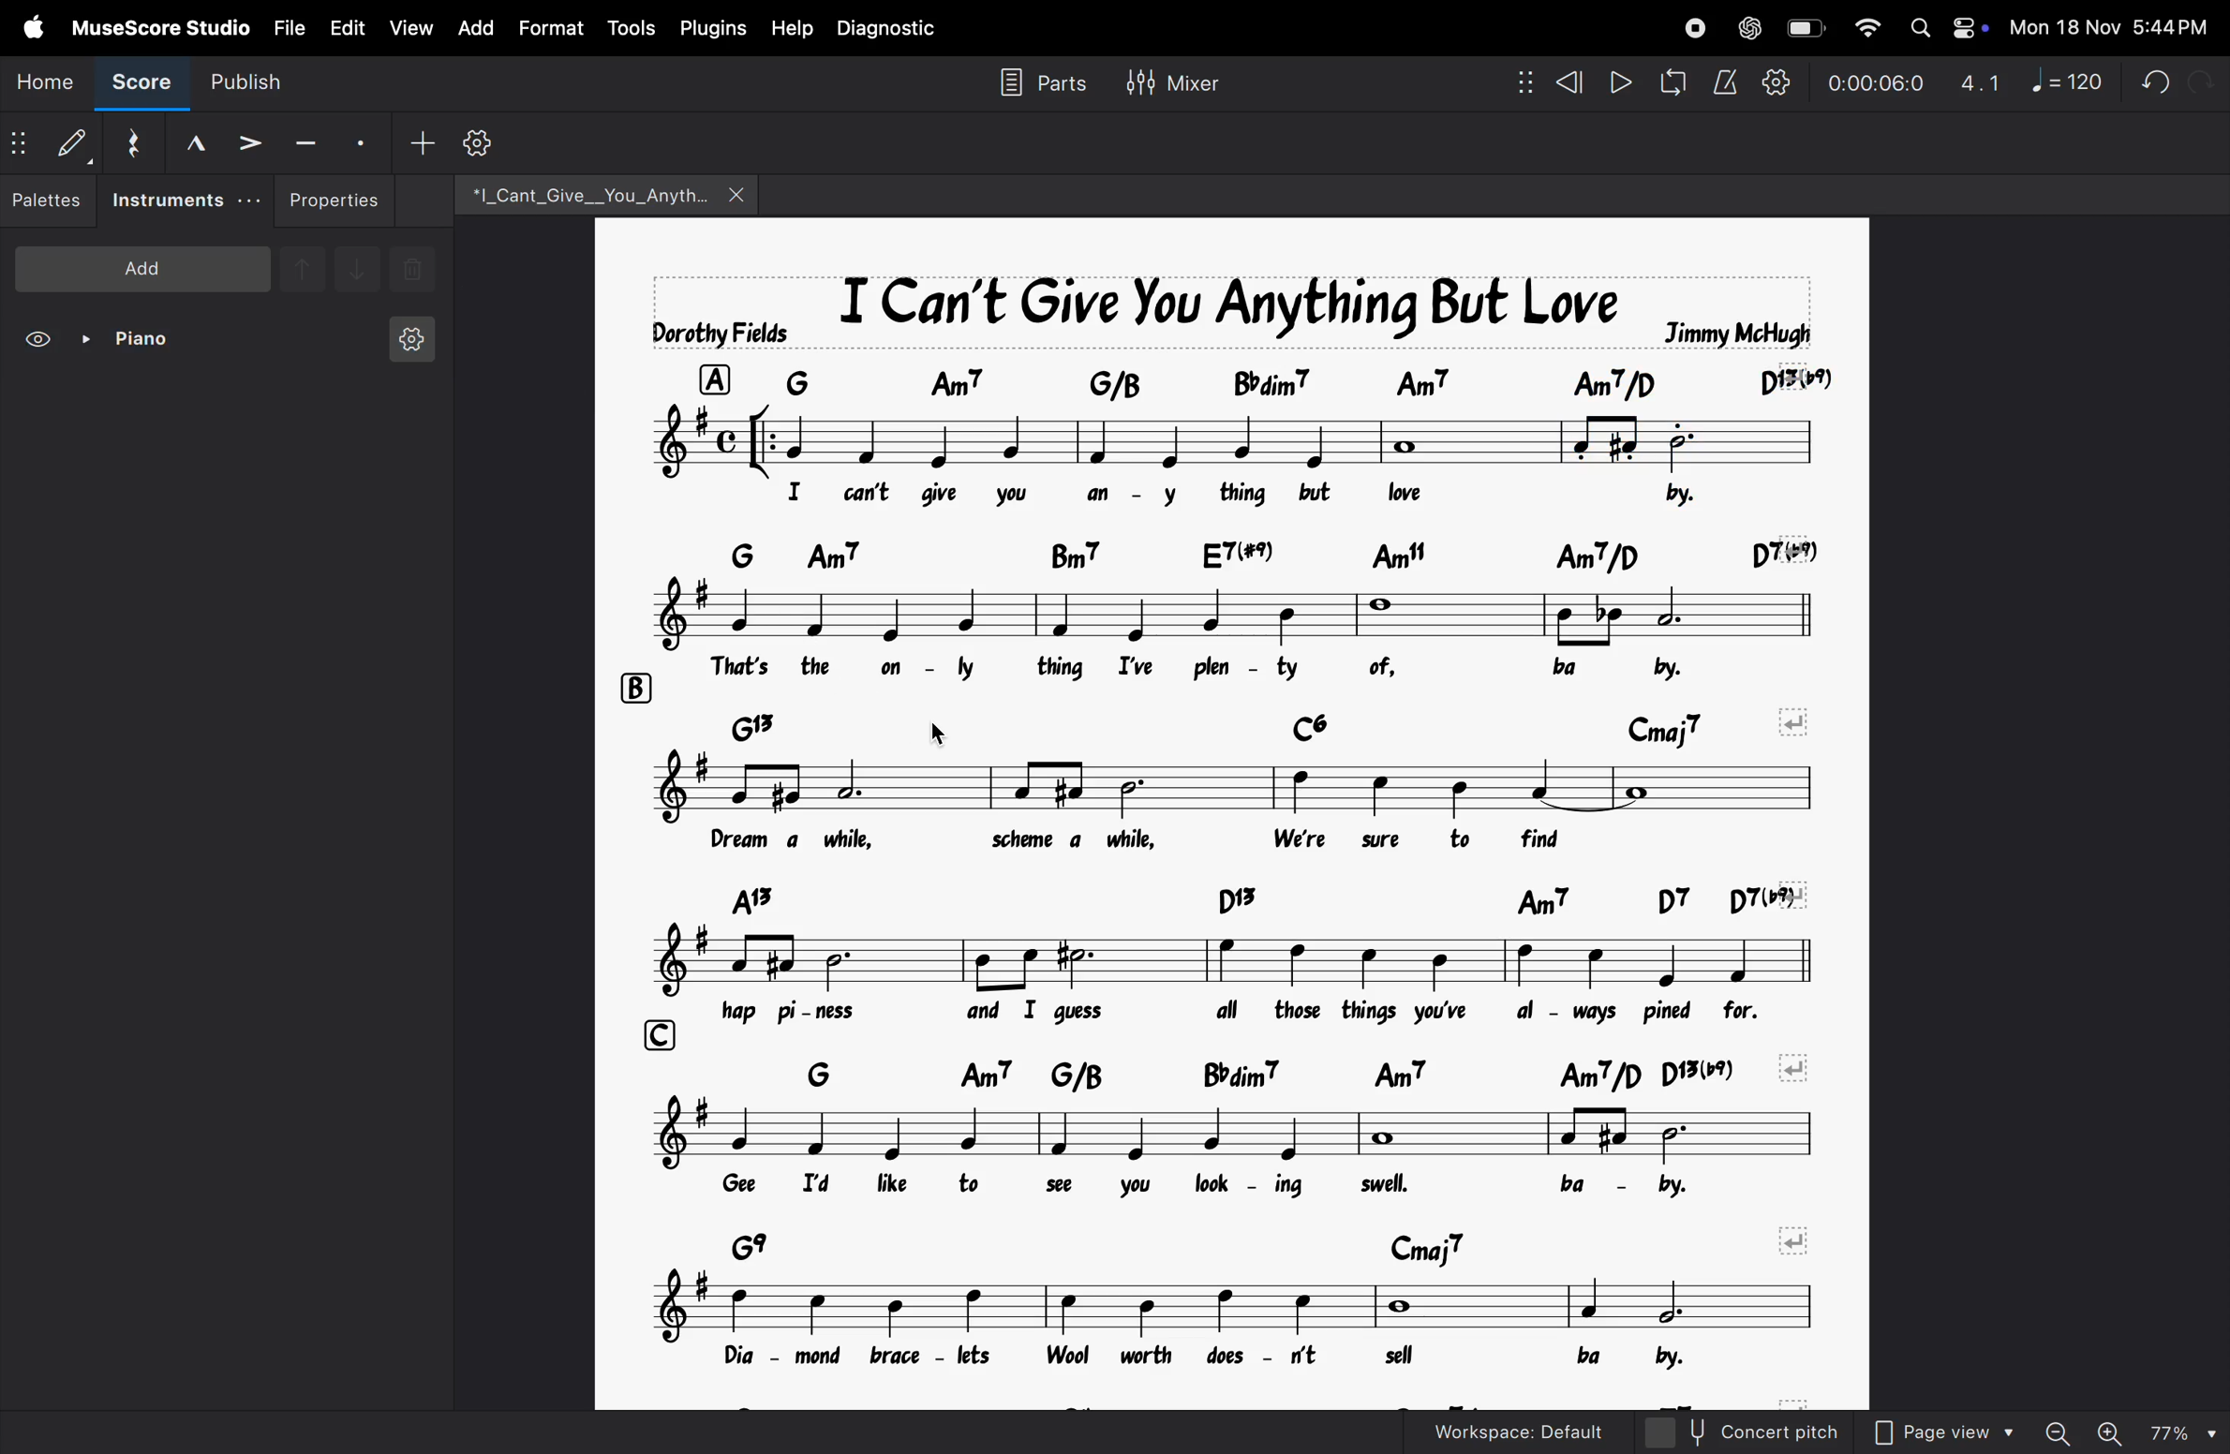  I want to click on zoom in, so click(2110, 1432).